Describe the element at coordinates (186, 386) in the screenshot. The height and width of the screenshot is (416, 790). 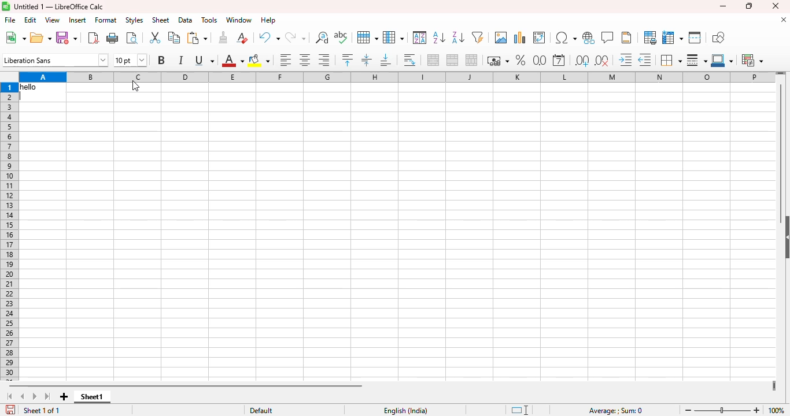
I see `horizontal scroll bar` at that location.